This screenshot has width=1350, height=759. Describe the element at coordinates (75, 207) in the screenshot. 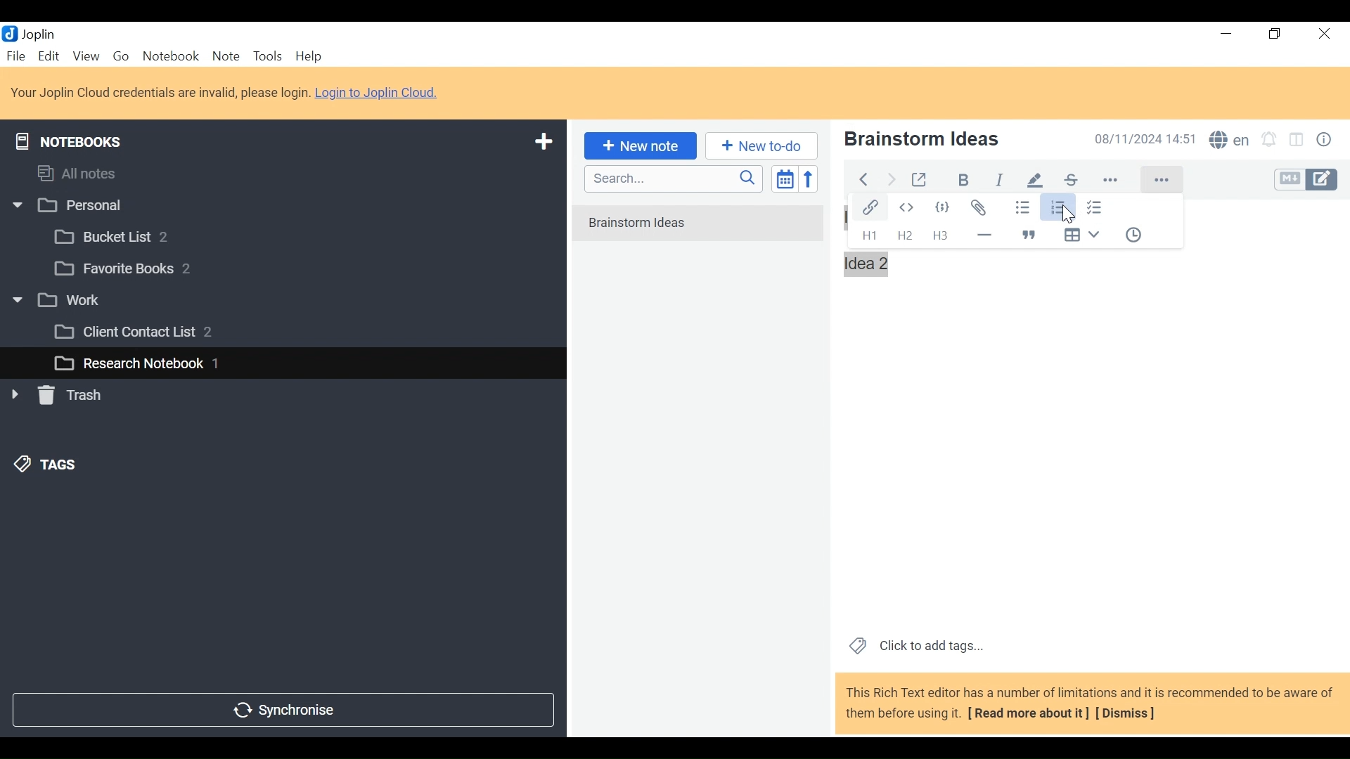

I see `w |] Personal` at that location.